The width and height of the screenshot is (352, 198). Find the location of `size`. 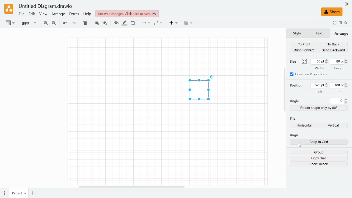

size is located at coordinates (294, 62).